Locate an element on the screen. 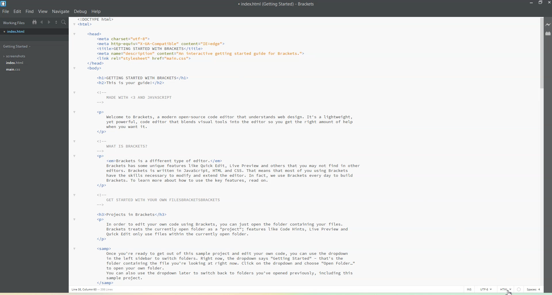 This screenshot has width=552, height=295. Navigate Backward is located at coordinates (42, 22).